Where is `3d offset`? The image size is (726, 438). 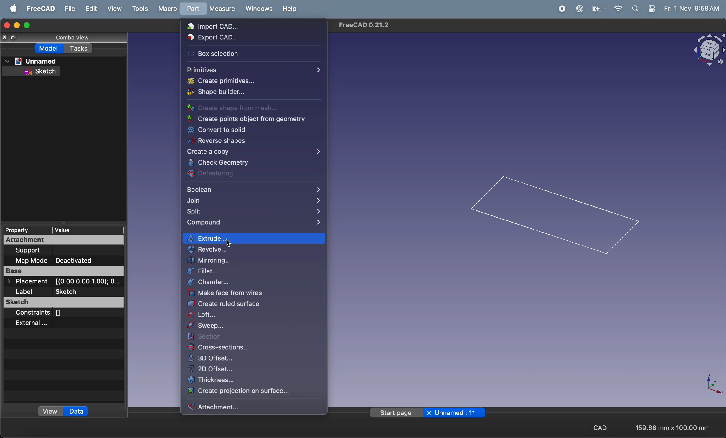 3d offset is located at coordinates (256, 358).